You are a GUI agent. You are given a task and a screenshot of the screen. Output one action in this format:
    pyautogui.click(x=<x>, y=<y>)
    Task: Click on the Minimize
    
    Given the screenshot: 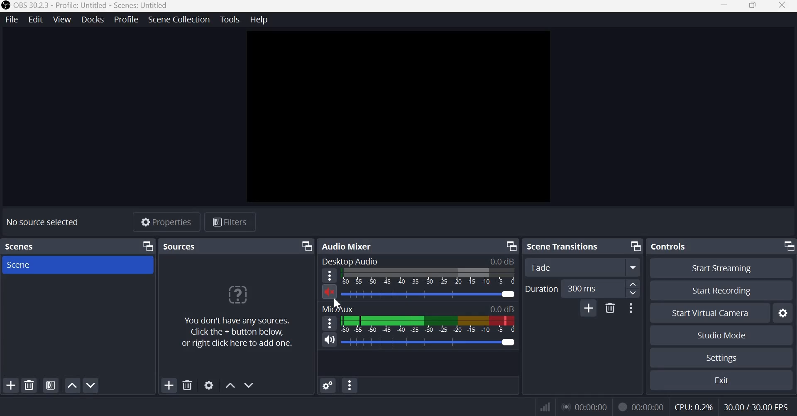 What is the action you would take?
    pyautogui.click(x=724, y=6)
    